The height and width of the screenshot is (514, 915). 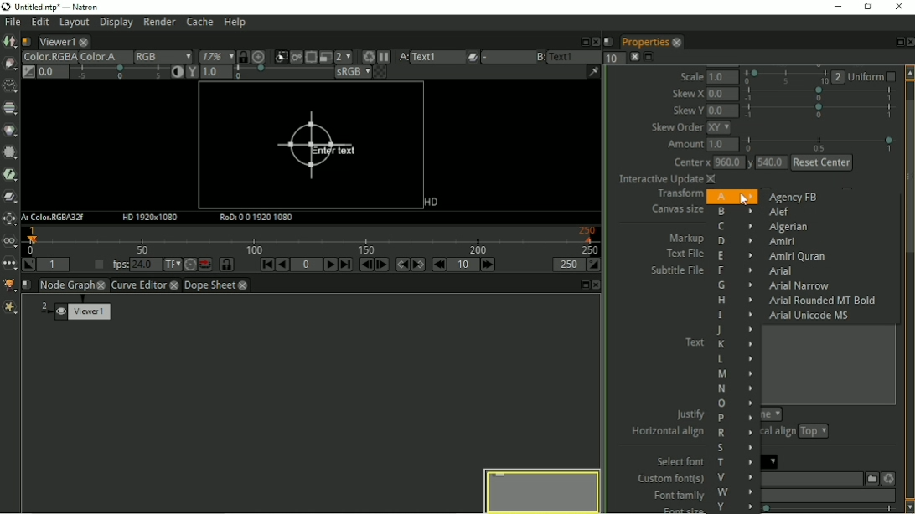 What do you see at coordinates (731, 196) in the screenshot?
I see `A` at bounding box center [731, 196].